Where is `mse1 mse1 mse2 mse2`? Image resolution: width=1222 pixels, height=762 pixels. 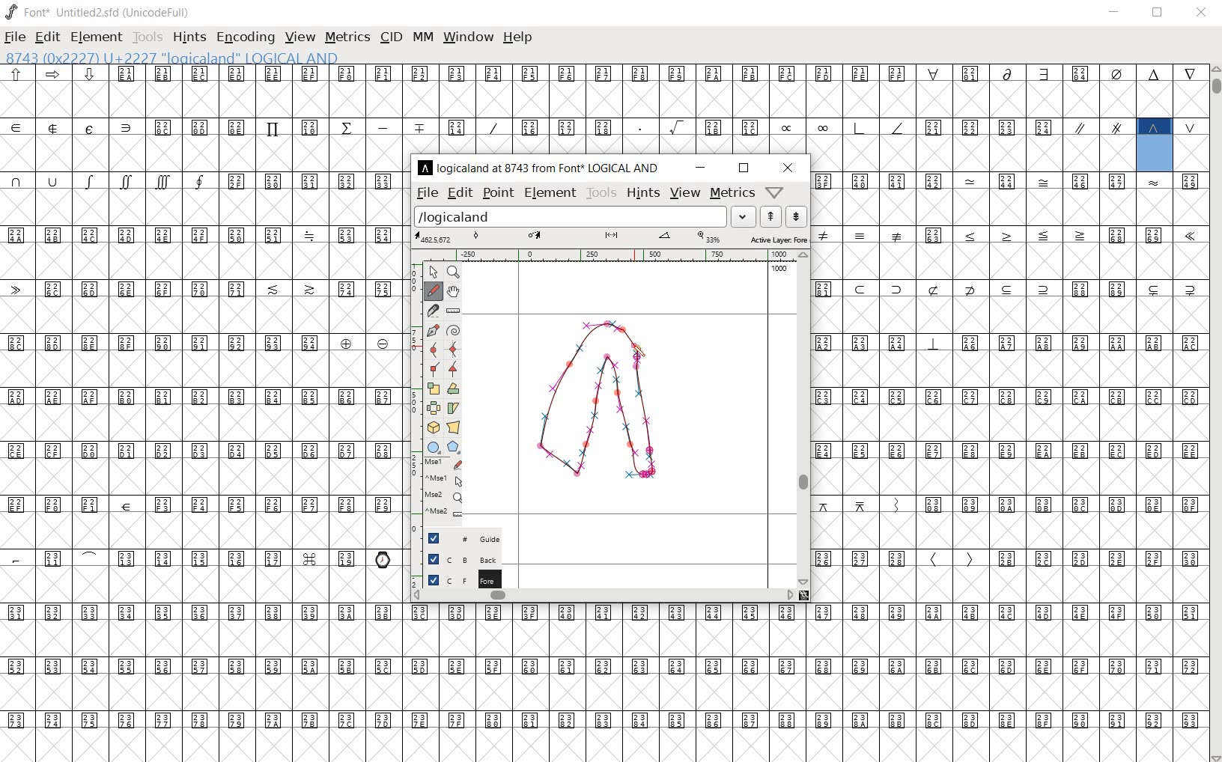
mse1 mse1 mse2 mse2 is located at coordinates (443, 489).